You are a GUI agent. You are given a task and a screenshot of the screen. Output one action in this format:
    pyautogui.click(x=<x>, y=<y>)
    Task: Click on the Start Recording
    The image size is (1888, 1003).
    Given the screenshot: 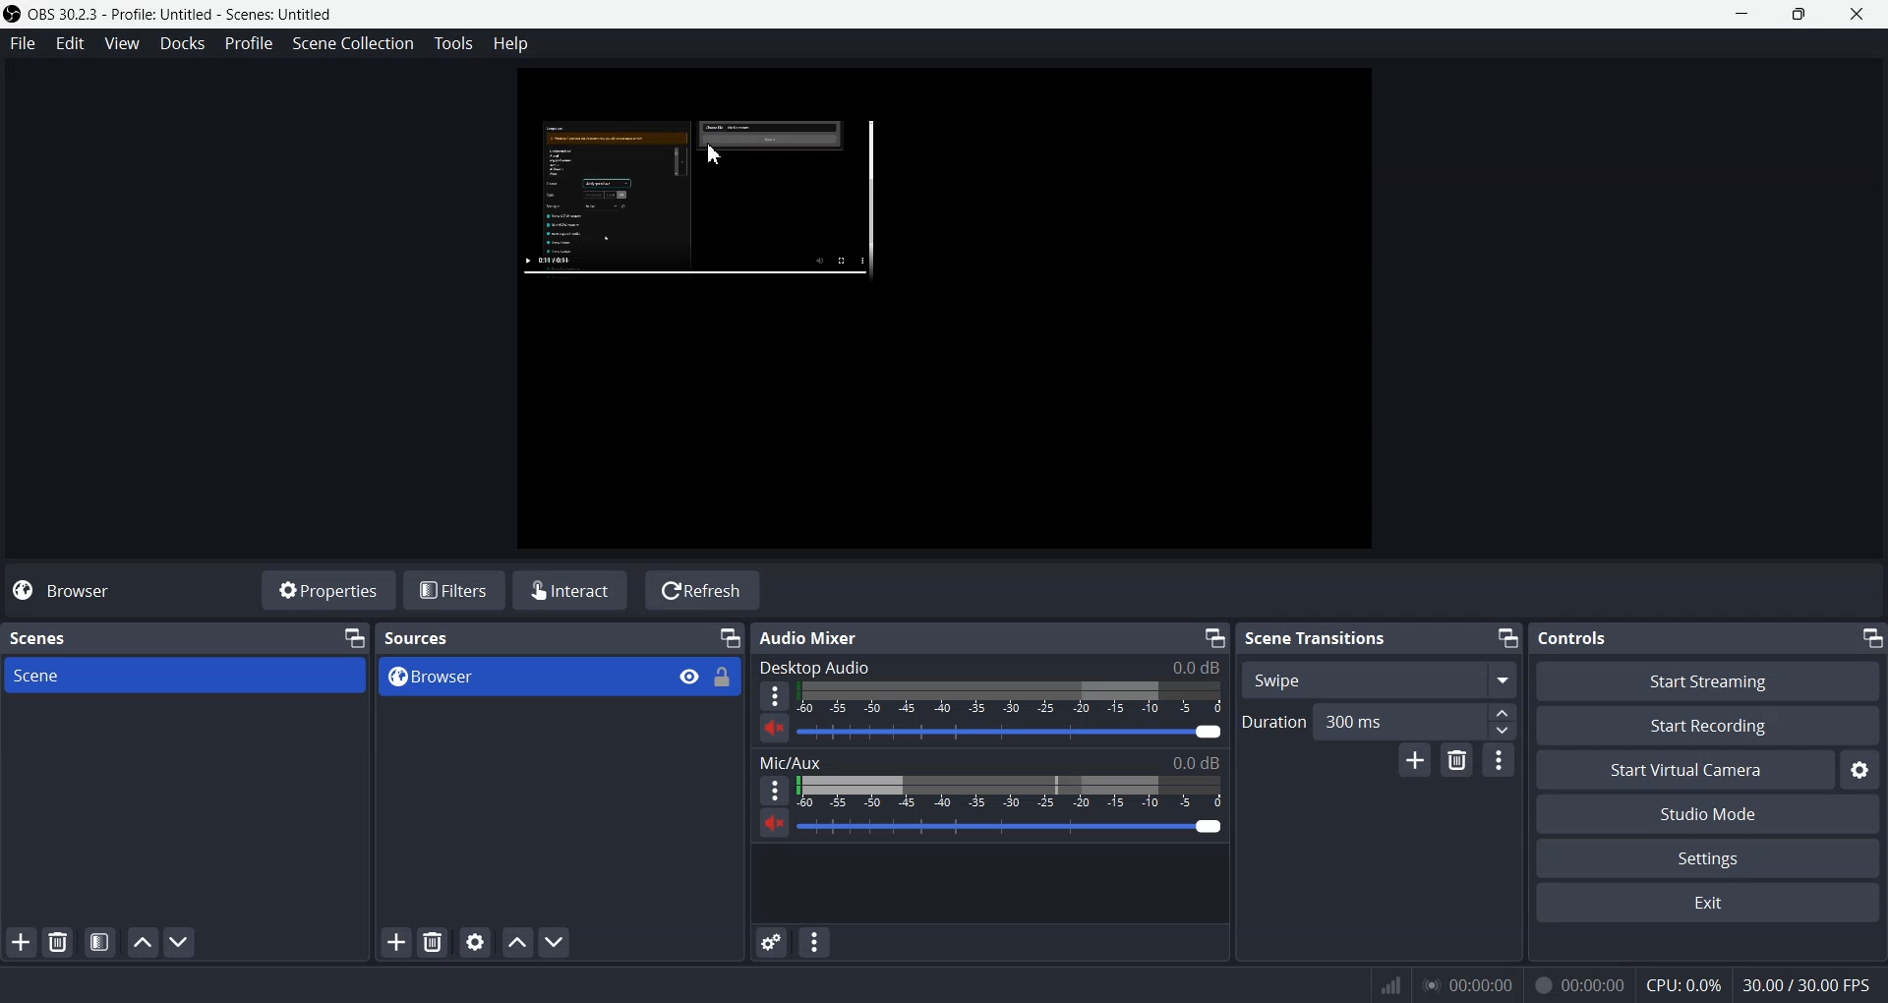 What is the action you would take?
    pyautogui.click(x=1706, y=727)
    